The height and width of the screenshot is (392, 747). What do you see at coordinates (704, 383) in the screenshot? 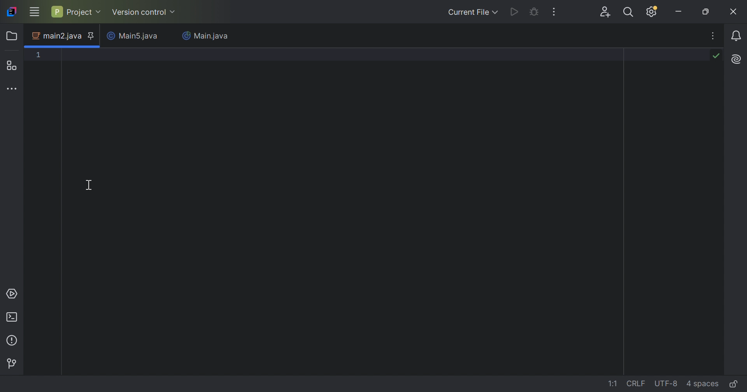
I see `indent: 4 spaces` at bounding box center [704, 383].